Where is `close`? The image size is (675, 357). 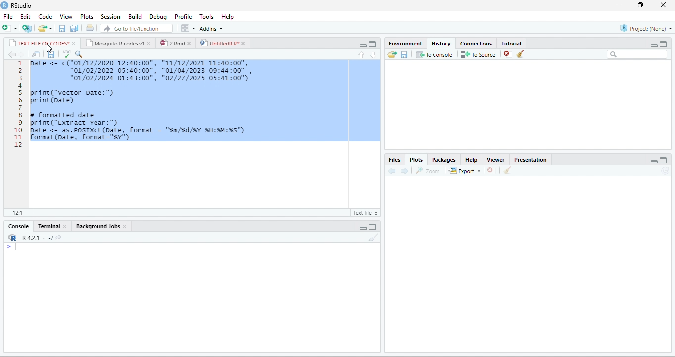
close is located at coordinates (125, 226).